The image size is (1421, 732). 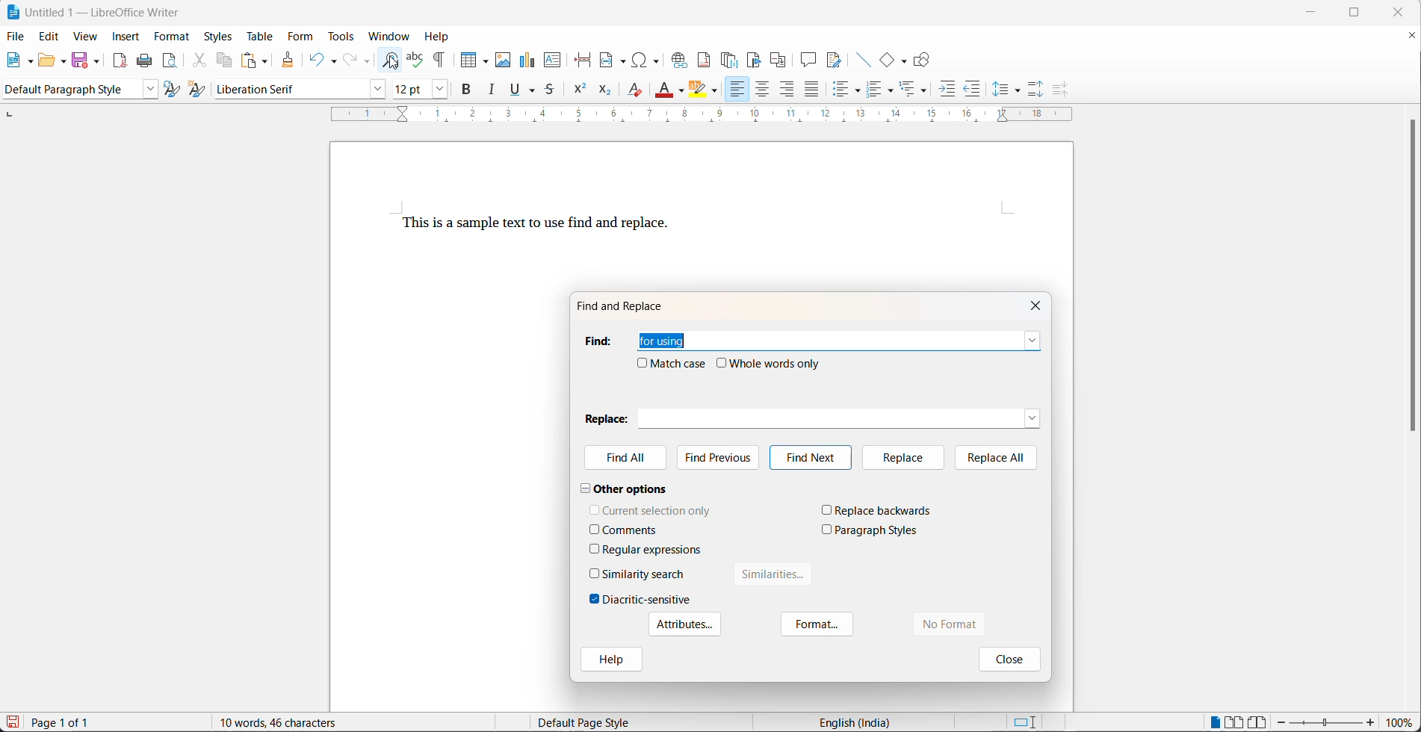 What do you see at coordinates (877, 530) in the screenshot?
I see `paragraph styles` at bounding box center [877, 530].